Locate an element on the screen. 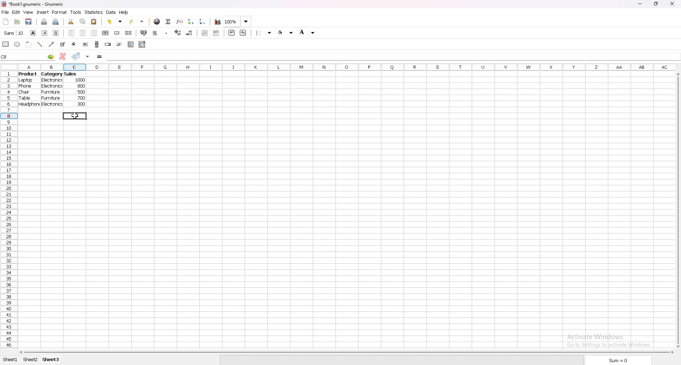 The width and height of the screenshot is (681, 365). sheet 1 is located at coordinates (10, 360).